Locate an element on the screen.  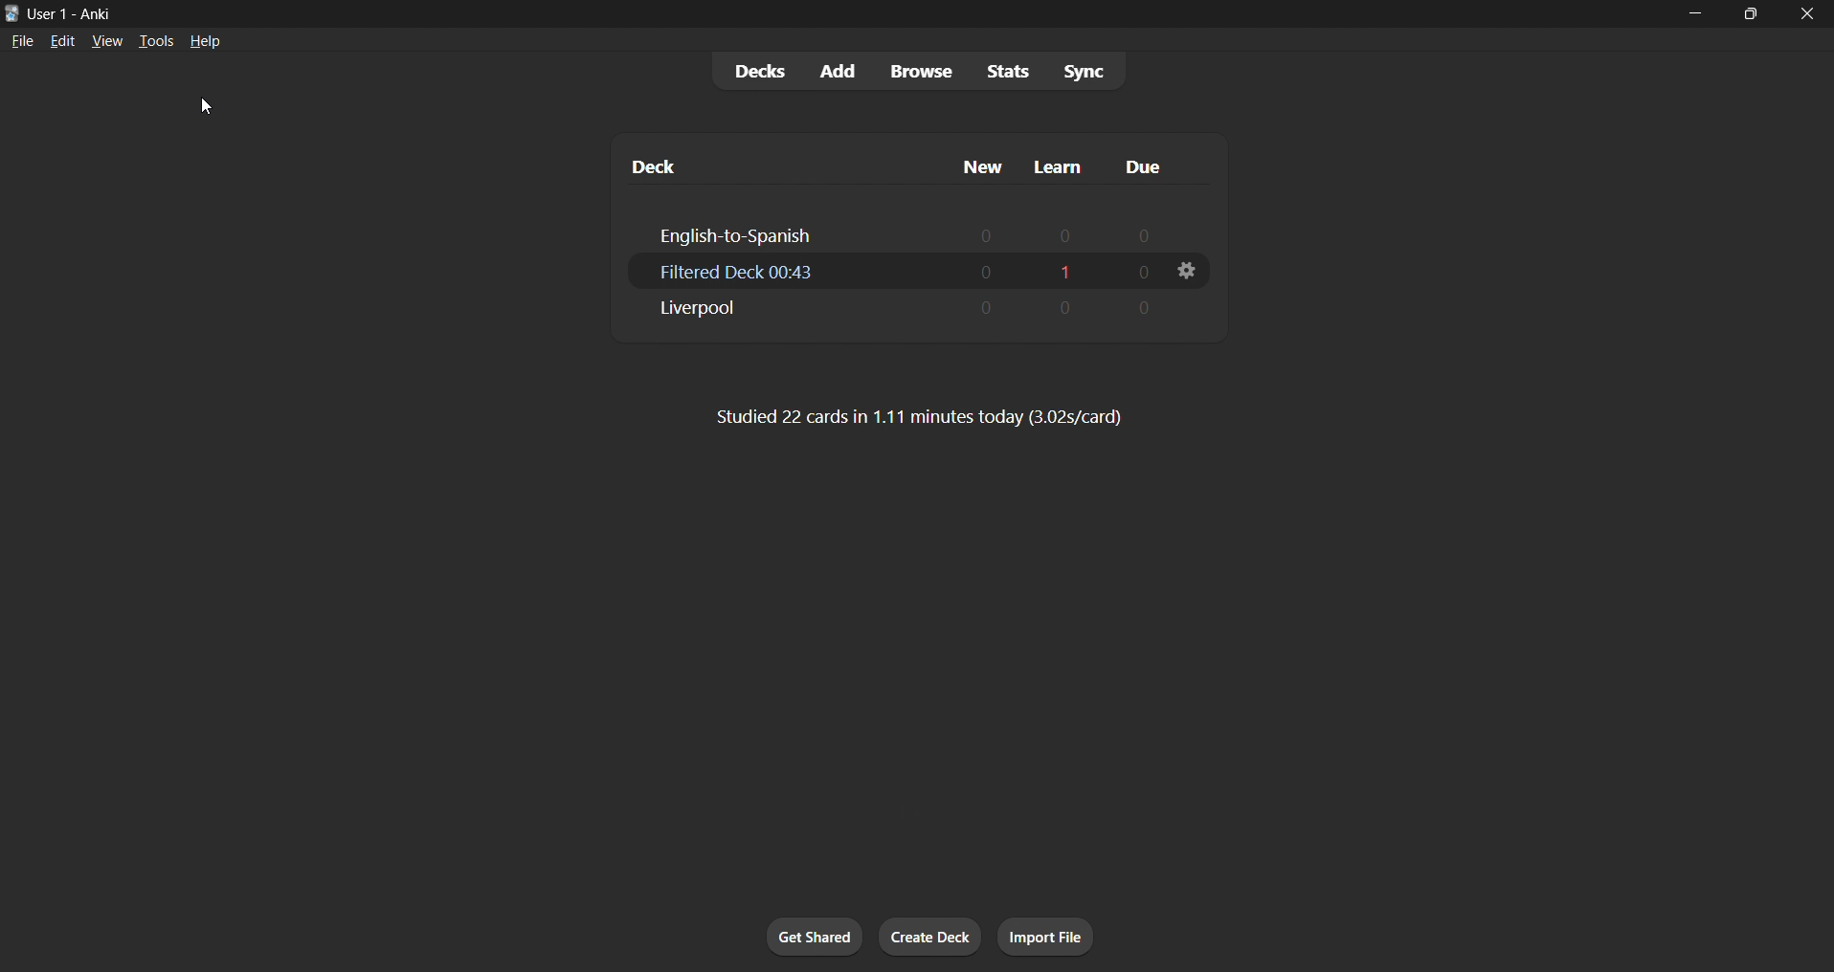
close is located at coordinates (1806, 14).